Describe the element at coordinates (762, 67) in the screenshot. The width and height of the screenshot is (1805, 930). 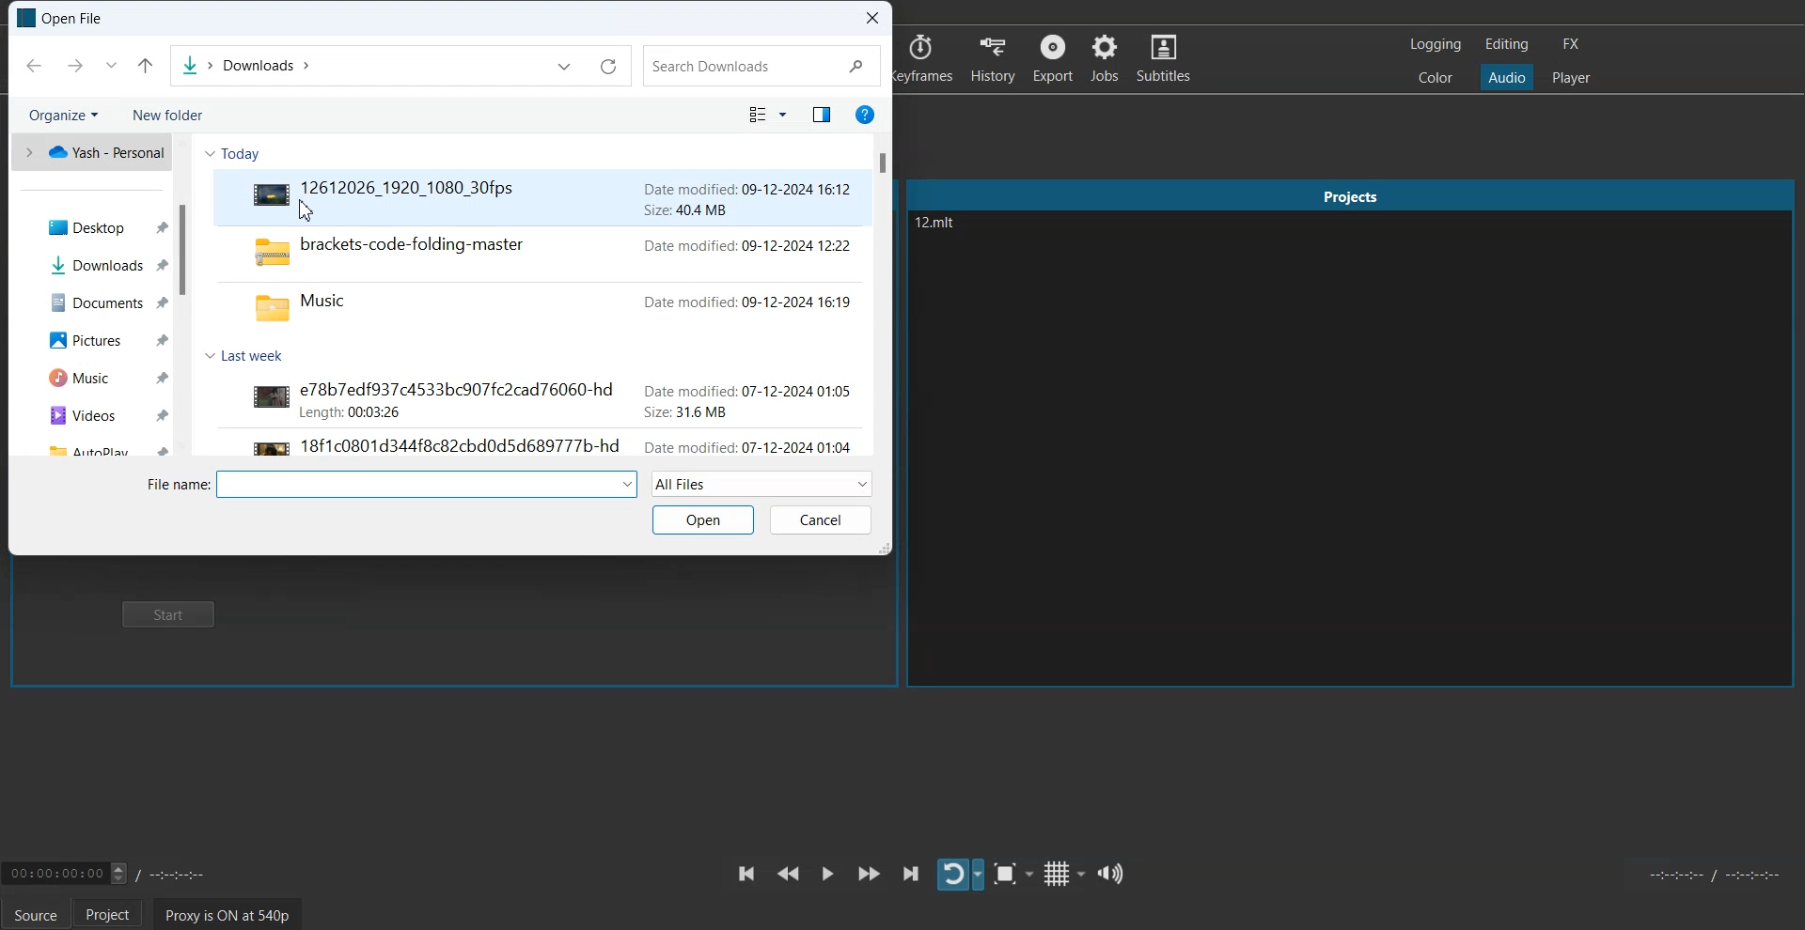
I see `Search bar` at that location.